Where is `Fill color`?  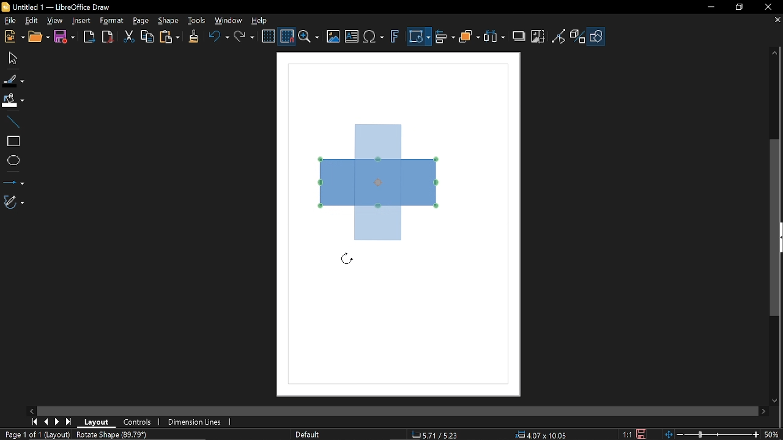 Fill color is located at coordinates (12, 101).